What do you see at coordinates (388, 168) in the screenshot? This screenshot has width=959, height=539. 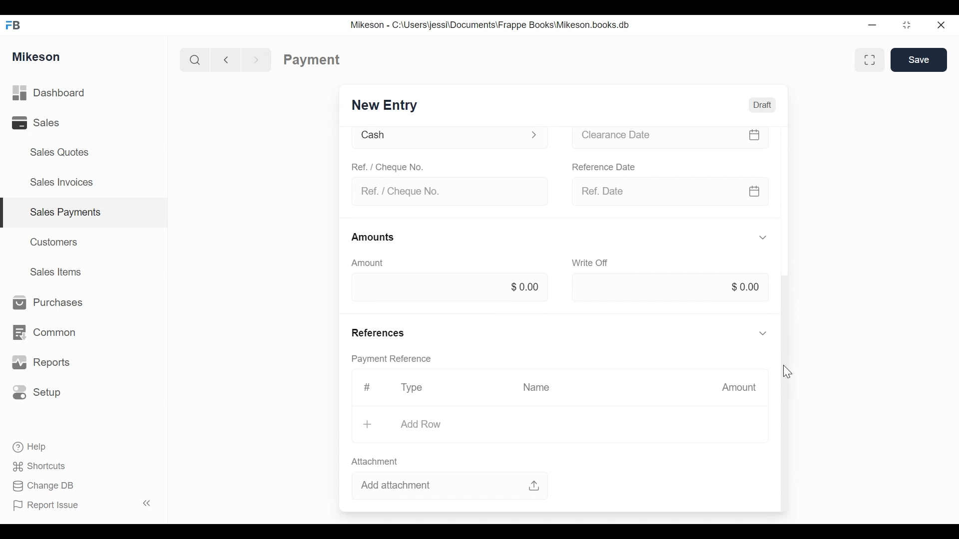 I see `Ref./cheque no.` at bounding box center [388, 168].